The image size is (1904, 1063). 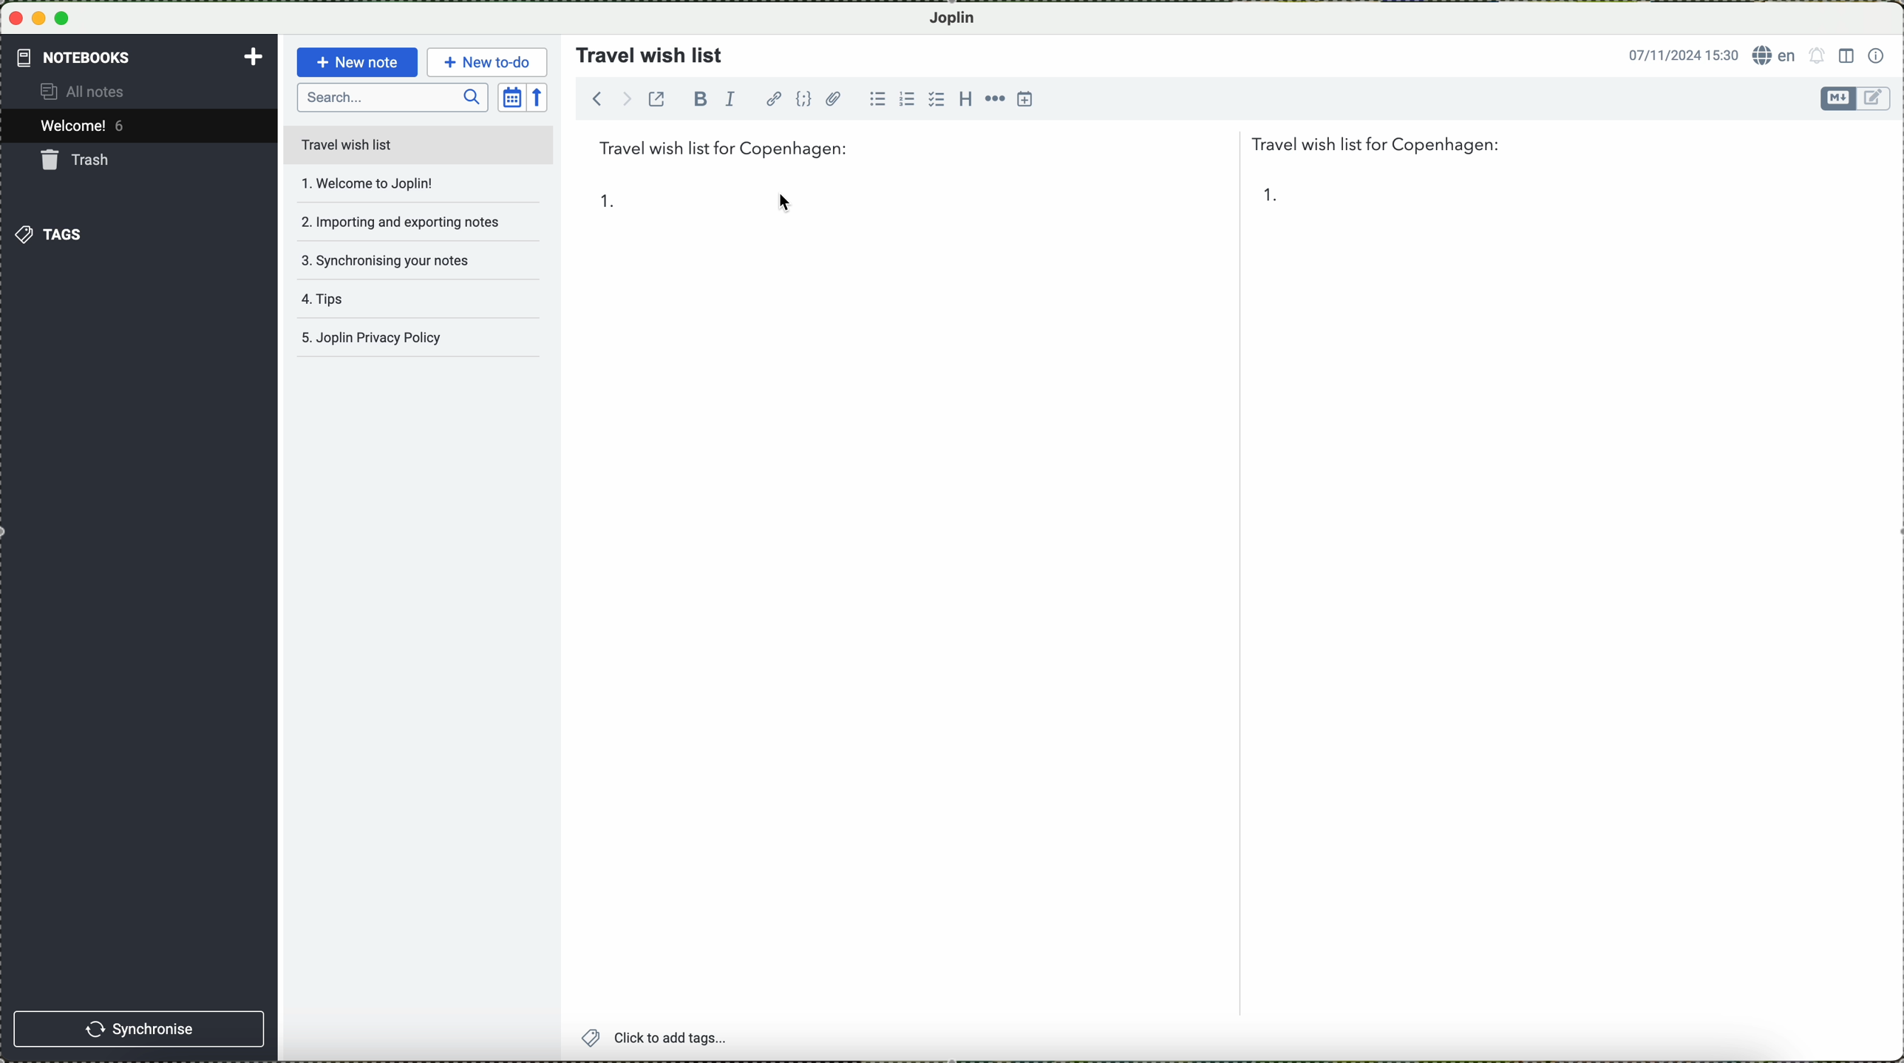 What do you see at coordinates (693, 1039) in the screenshot?
I see `click to add tags` at bounding box center [693, 1039].